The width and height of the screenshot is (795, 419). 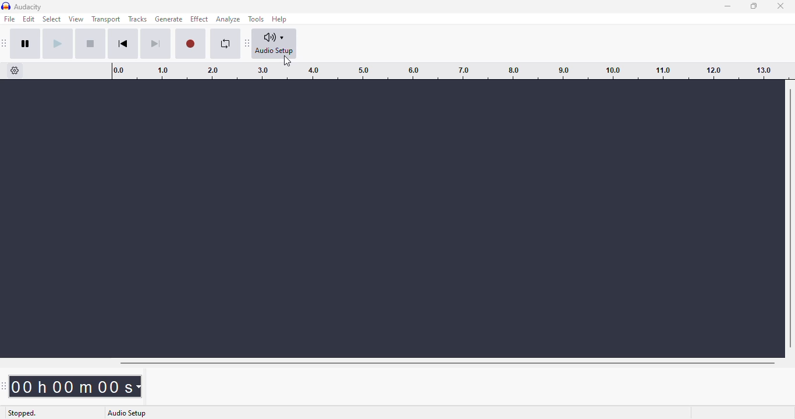 What do you see at coordinates (275, 44) in the screenshot?
I see `audio setup` at bounding box center [275, 44].